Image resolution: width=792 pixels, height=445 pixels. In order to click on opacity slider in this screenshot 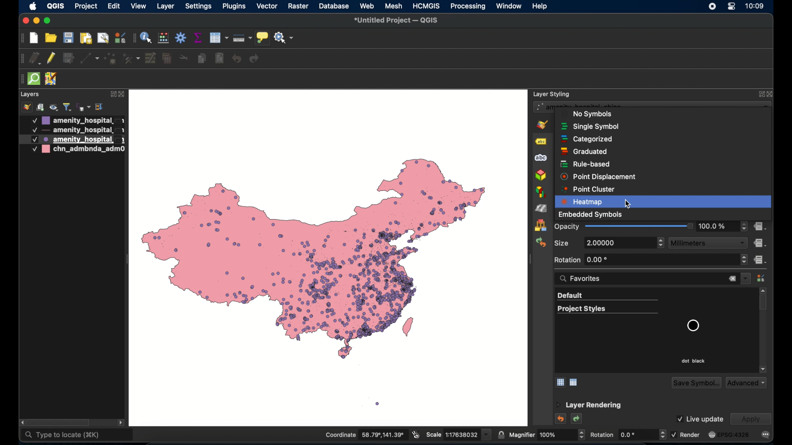, I will do `click(625, 227)`.